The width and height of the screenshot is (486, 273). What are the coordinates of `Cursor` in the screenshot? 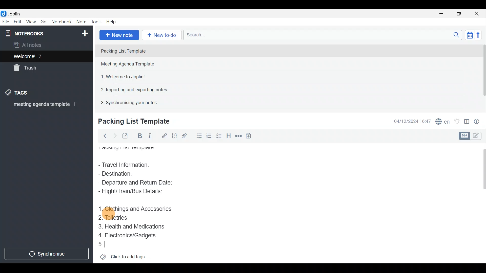 It's located at (101, 243).